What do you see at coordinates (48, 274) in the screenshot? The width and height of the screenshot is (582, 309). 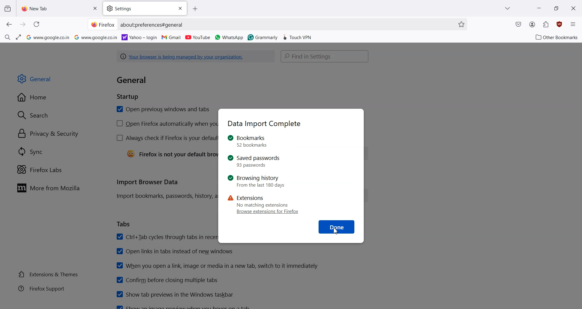 I see `Extensions & Themes` at bounding box center [48, 274].